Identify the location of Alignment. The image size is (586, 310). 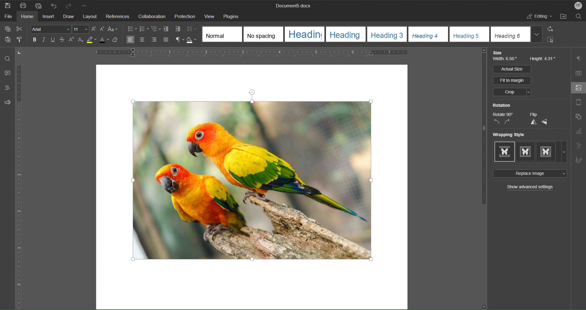
(147, 40).